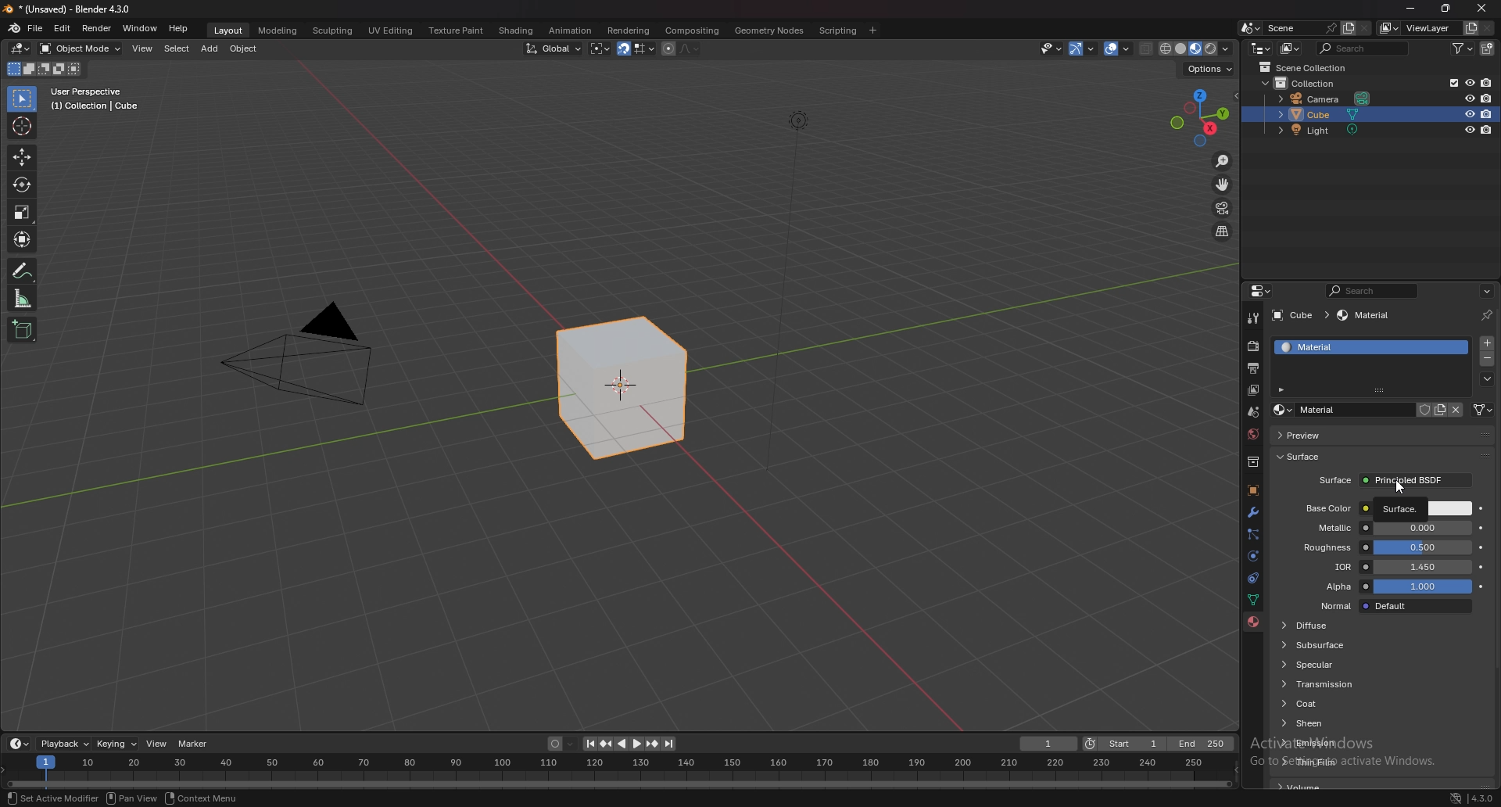  I want to click on collection, so click(1315, 83).